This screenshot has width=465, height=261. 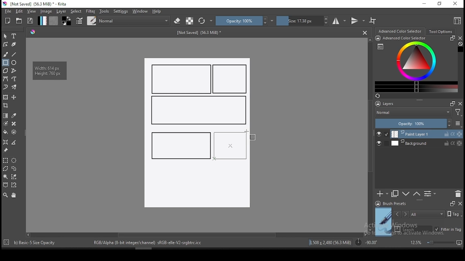 What do you see at coordinates (430, 194) in the screenshot?
I see `view or change layer properties` at bounding box center [430, 194].